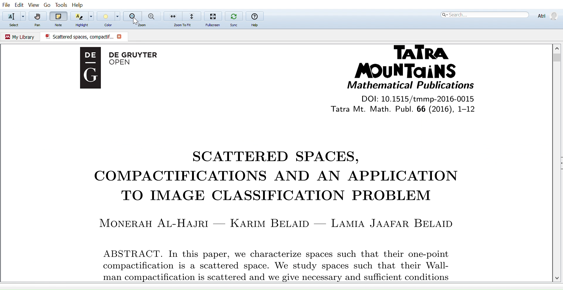 The width and height of the screenshot is (563, 290). I want to click on Help, so click(256, 25).